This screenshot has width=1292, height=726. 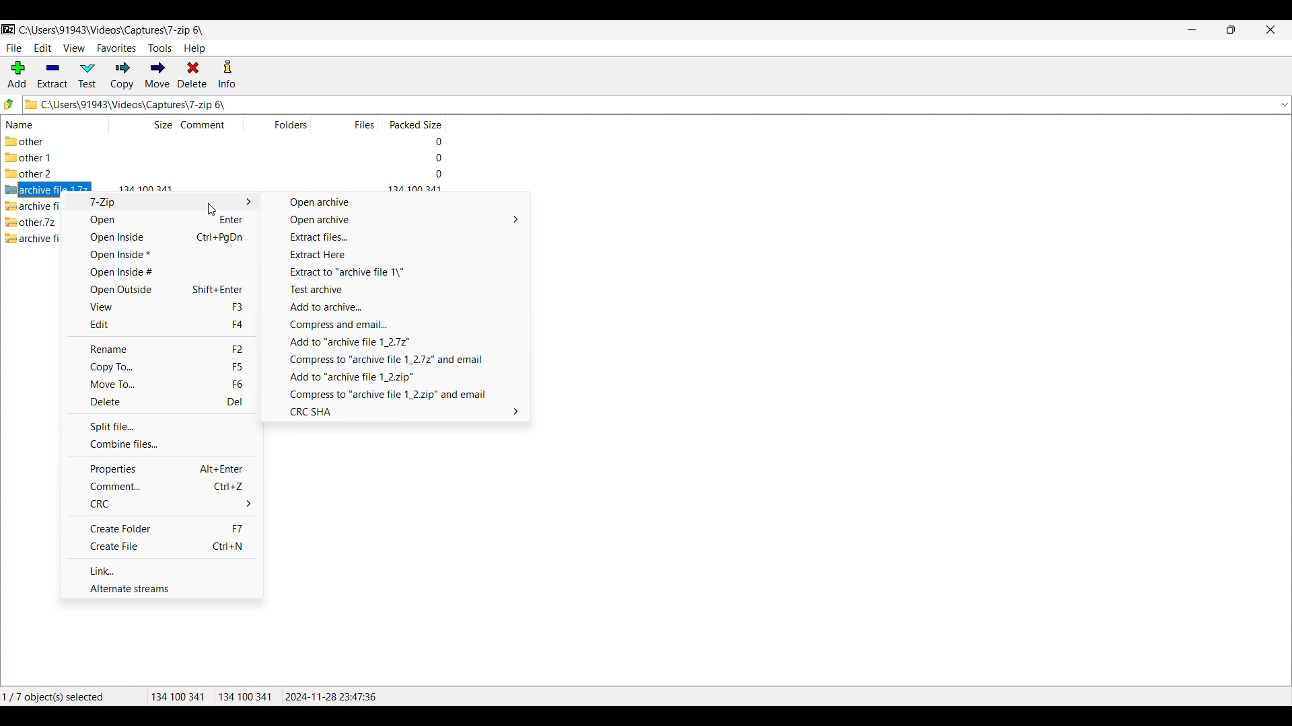 What do you see at coordinates (1192, 30) in the screenshot?
I see `Minimize` at bounding box center [1192, 30].